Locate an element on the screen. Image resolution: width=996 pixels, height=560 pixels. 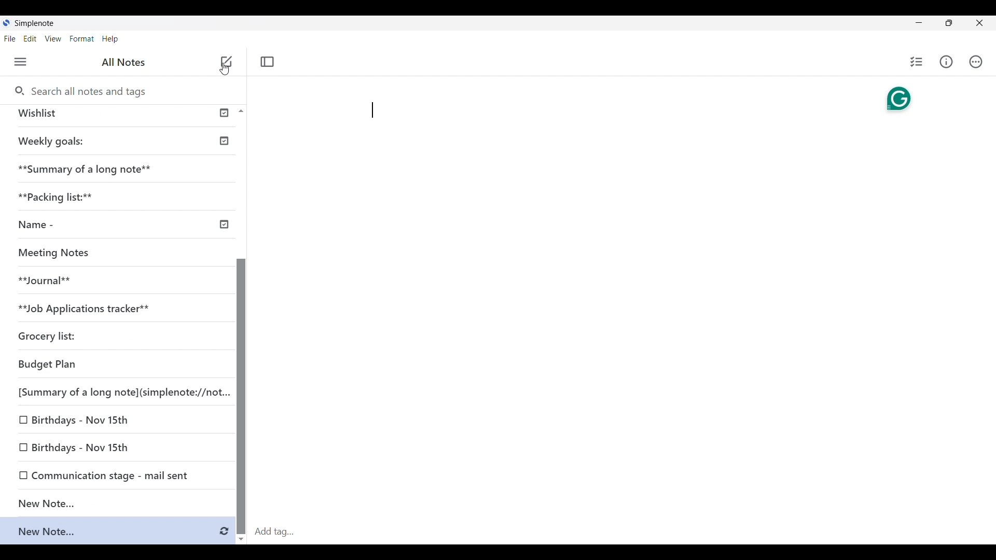
communication stage - mail sent is located at coordinates (117, 477).